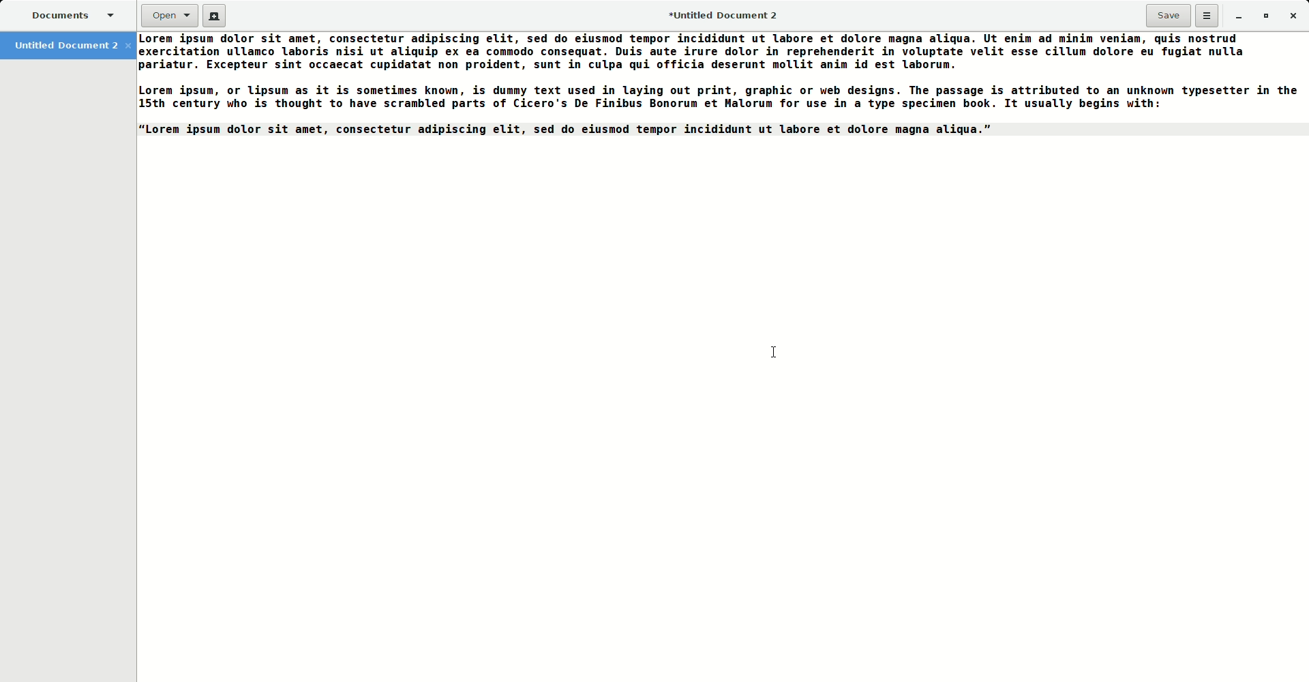 The image size is (1309, 682). I want to click on Restore, so click(1264, 16).